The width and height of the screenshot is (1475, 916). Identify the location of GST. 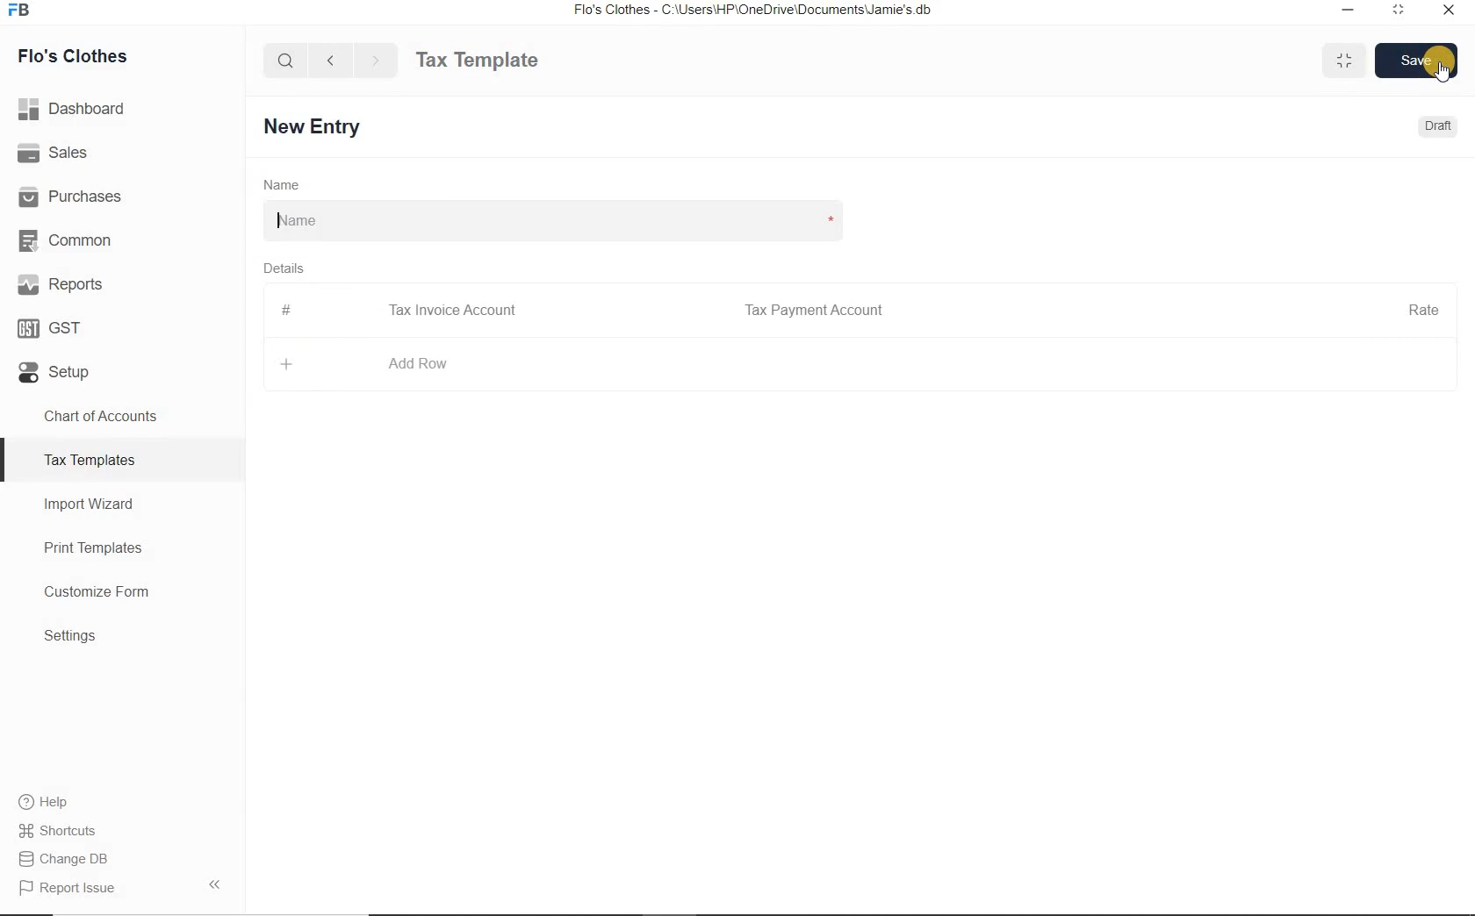
(122, 325).